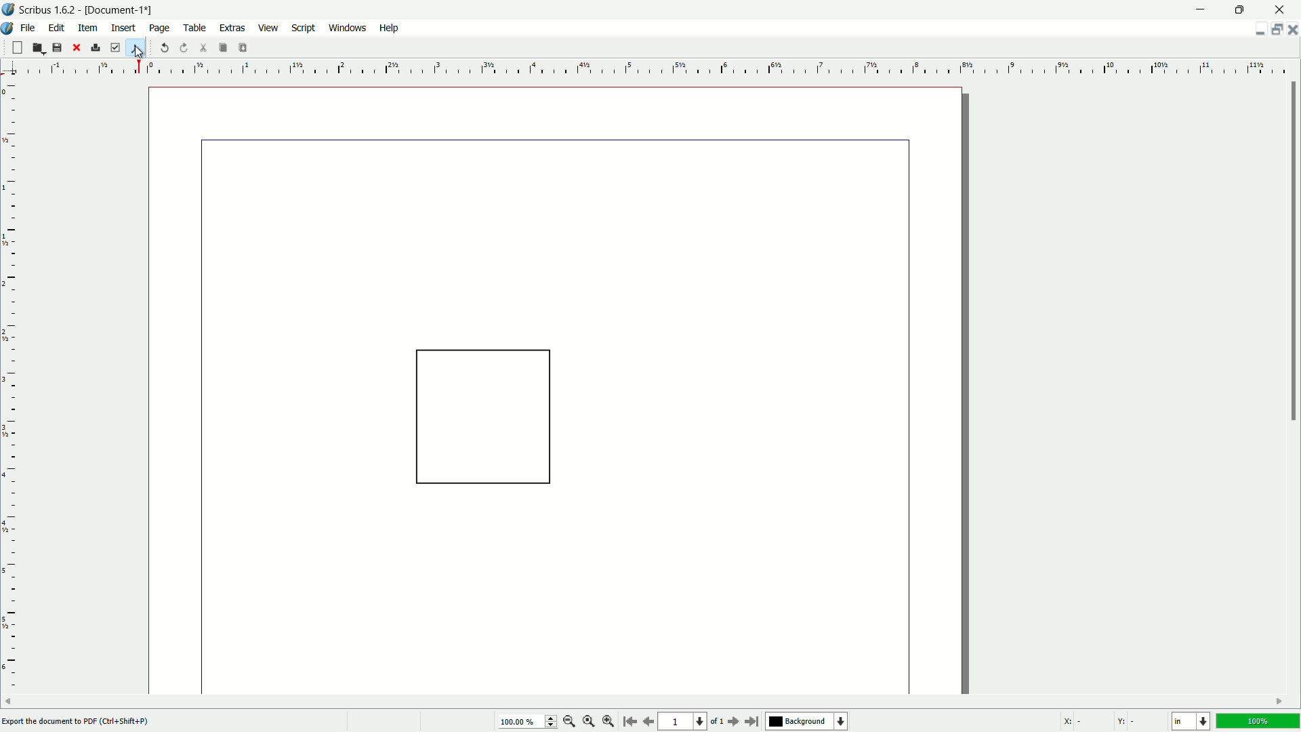 Image resolution: width=1301 pixels, height=732 pixels. What do you see at coordinates (245, 47) in the screenshot?
I see `paste` at bounding box center [245, 47].